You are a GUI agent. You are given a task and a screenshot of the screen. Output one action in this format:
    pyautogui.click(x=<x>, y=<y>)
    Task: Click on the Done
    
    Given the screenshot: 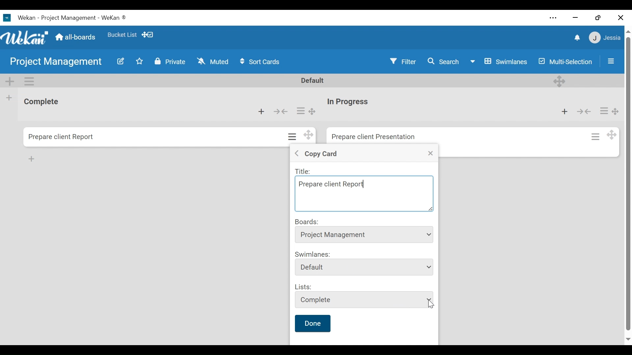 What is the action you would take?
    pyautogui.click(x=312, y=323)
    